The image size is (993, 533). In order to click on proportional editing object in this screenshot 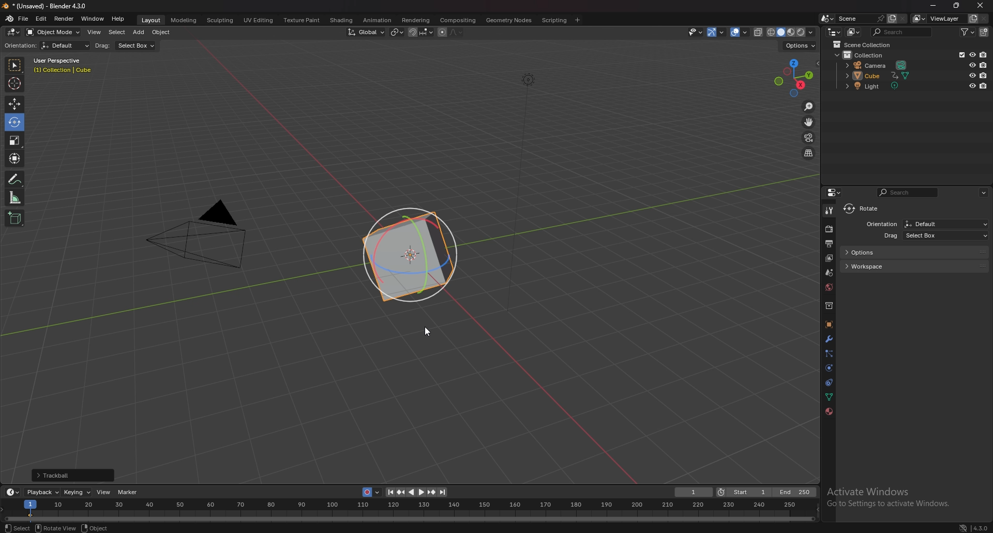, I will do `click(442, 33)`.